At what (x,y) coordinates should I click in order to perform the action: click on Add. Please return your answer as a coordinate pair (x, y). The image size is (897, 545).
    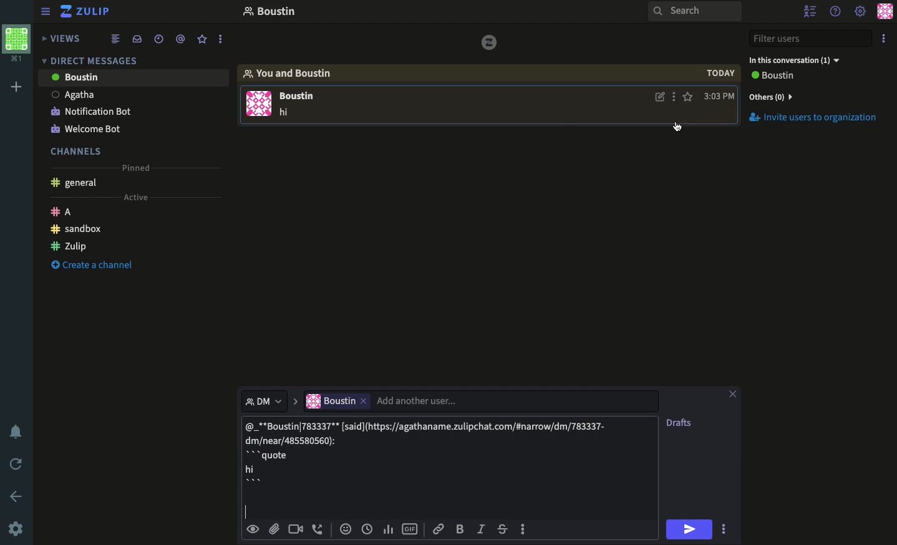
    Looking at the image, I should click on (14, 88).